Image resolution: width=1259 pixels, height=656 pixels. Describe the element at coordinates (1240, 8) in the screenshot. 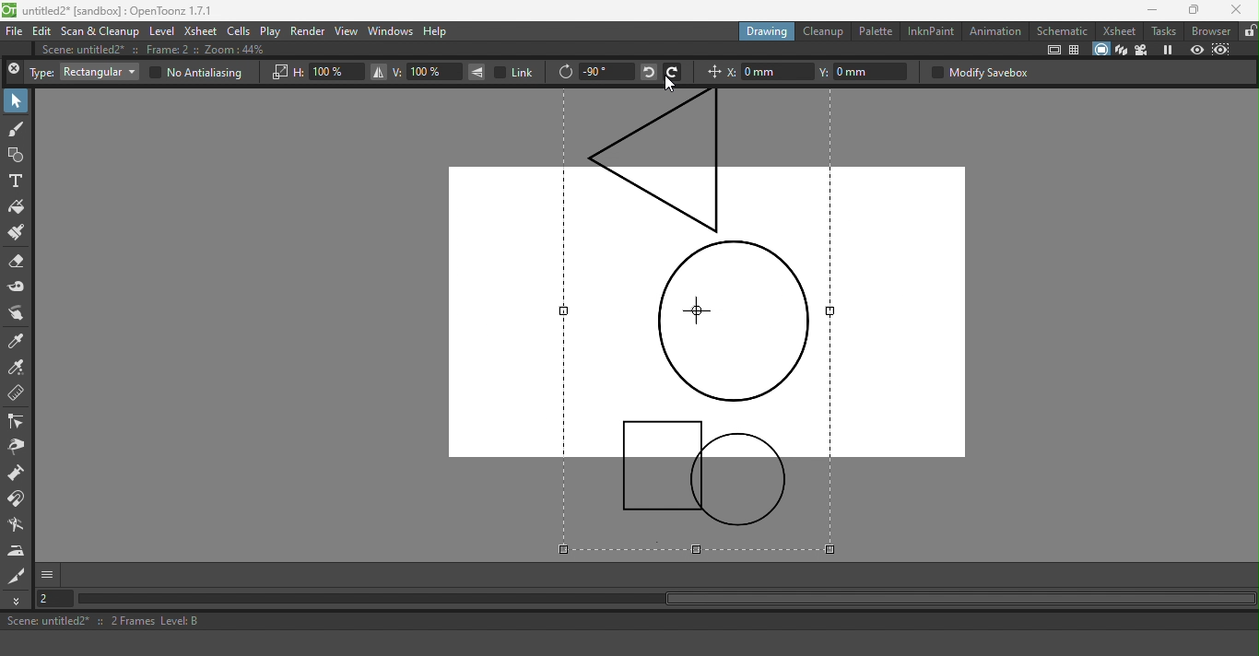

I see `close` at that location.